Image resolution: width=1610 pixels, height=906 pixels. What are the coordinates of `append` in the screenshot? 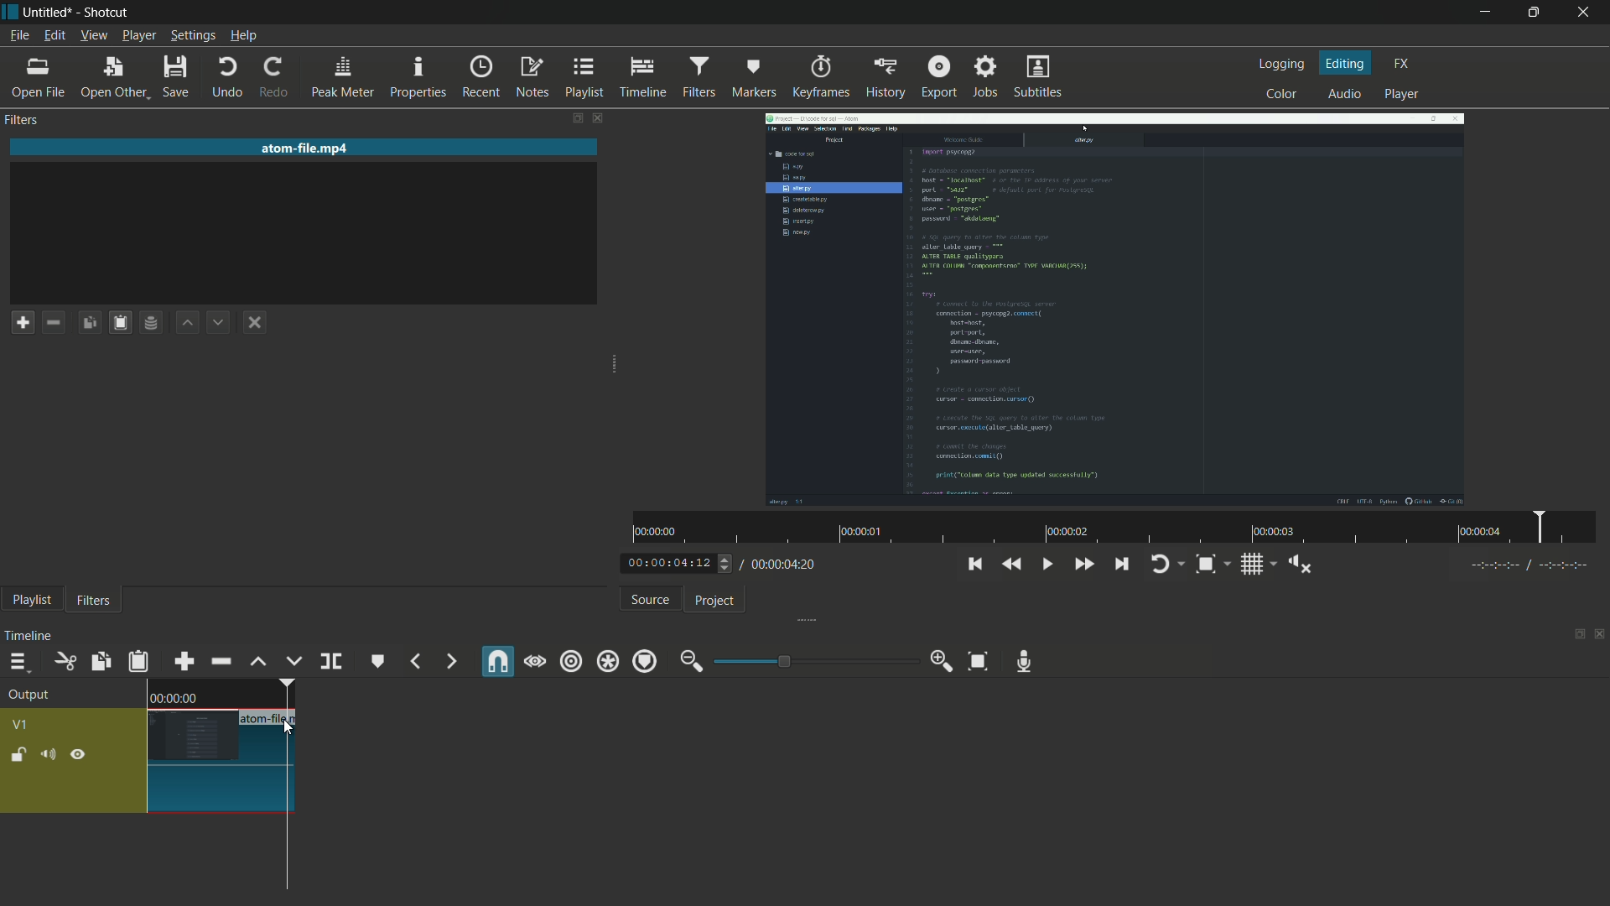 It's located at (184, 664).